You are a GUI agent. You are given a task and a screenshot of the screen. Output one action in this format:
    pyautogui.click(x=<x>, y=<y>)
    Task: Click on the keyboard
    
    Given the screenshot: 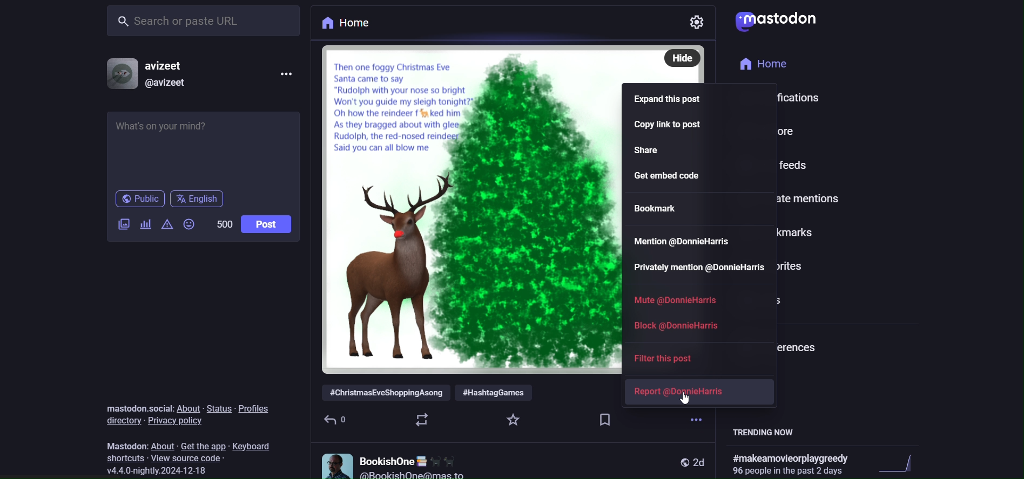 What is the action you would take?
    pyautogui.click(x=255, y=447)
    